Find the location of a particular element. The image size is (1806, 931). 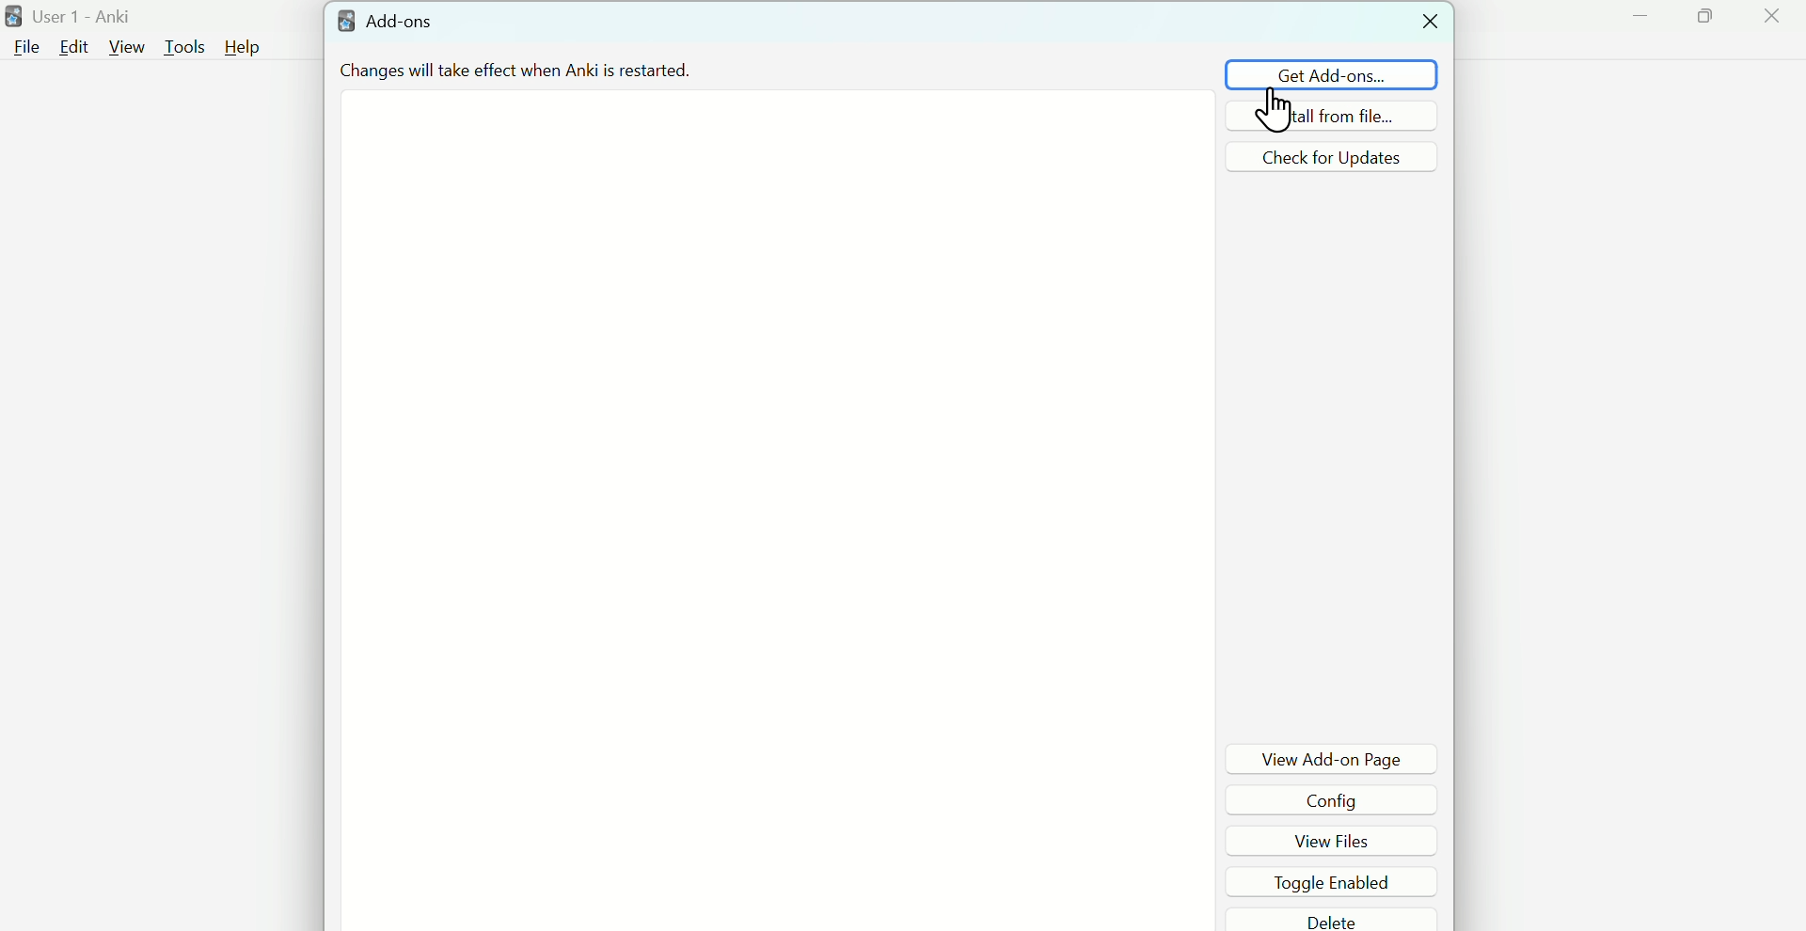

add Ons is located at coordinates (388, 22).